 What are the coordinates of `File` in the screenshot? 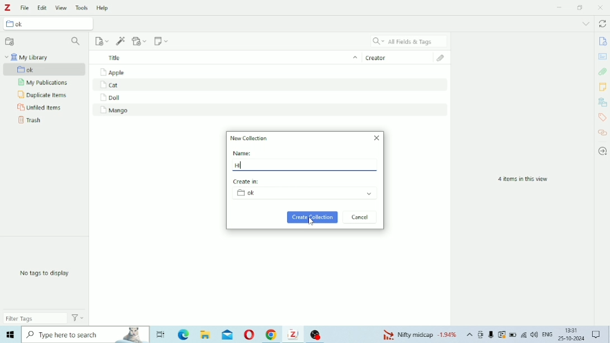 It's located at (25, 8).